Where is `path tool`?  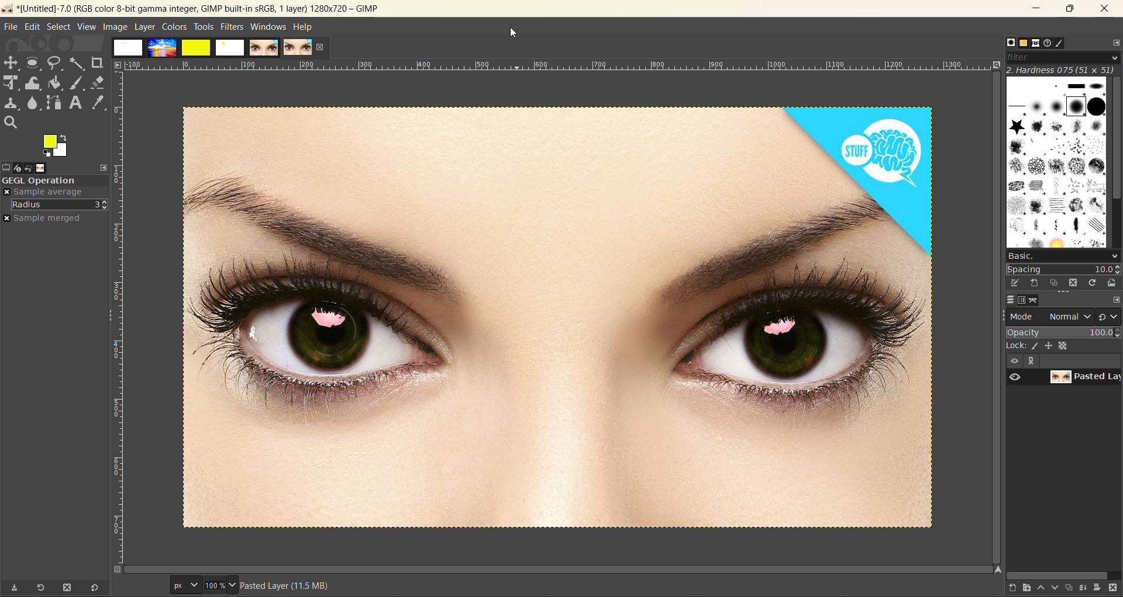
path tool is located at coordinates (53, 102).